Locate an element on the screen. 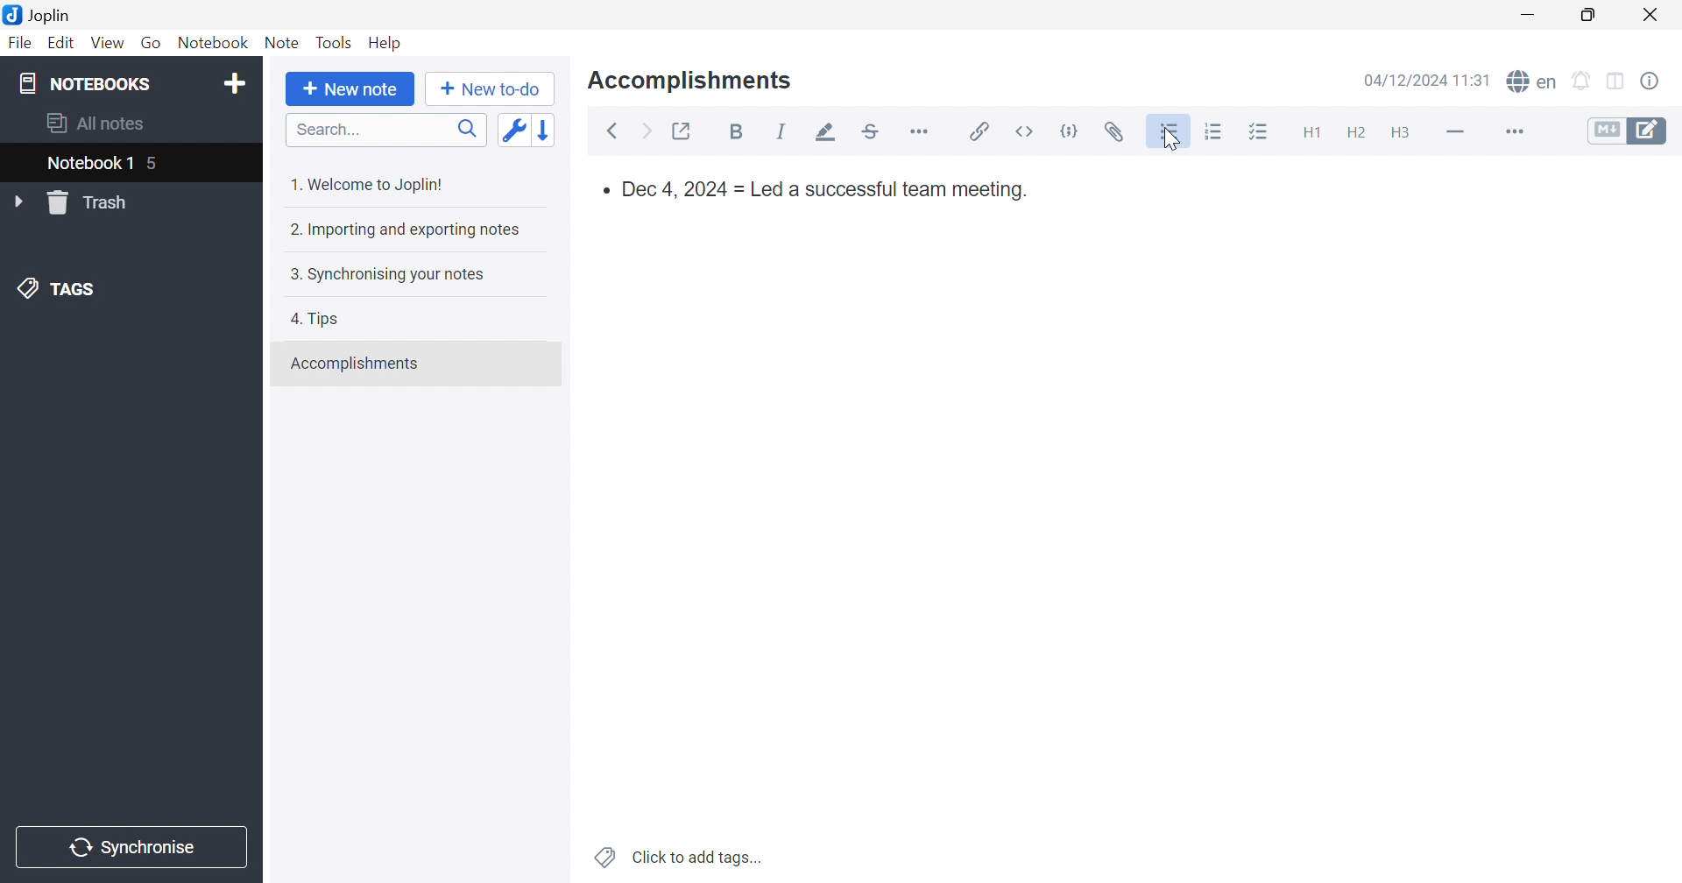 The height and width of the screenshot is (883, 1682). Go is located at coordinates (153, 44).